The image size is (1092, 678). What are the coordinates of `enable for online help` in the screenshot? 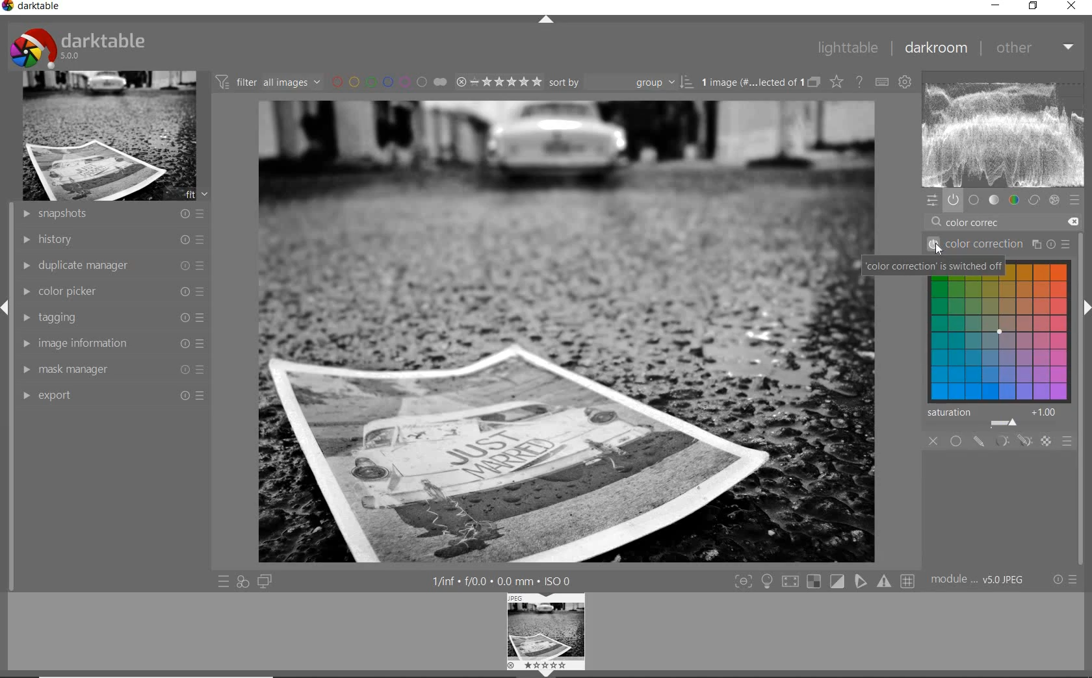 It's located at (860, 81).